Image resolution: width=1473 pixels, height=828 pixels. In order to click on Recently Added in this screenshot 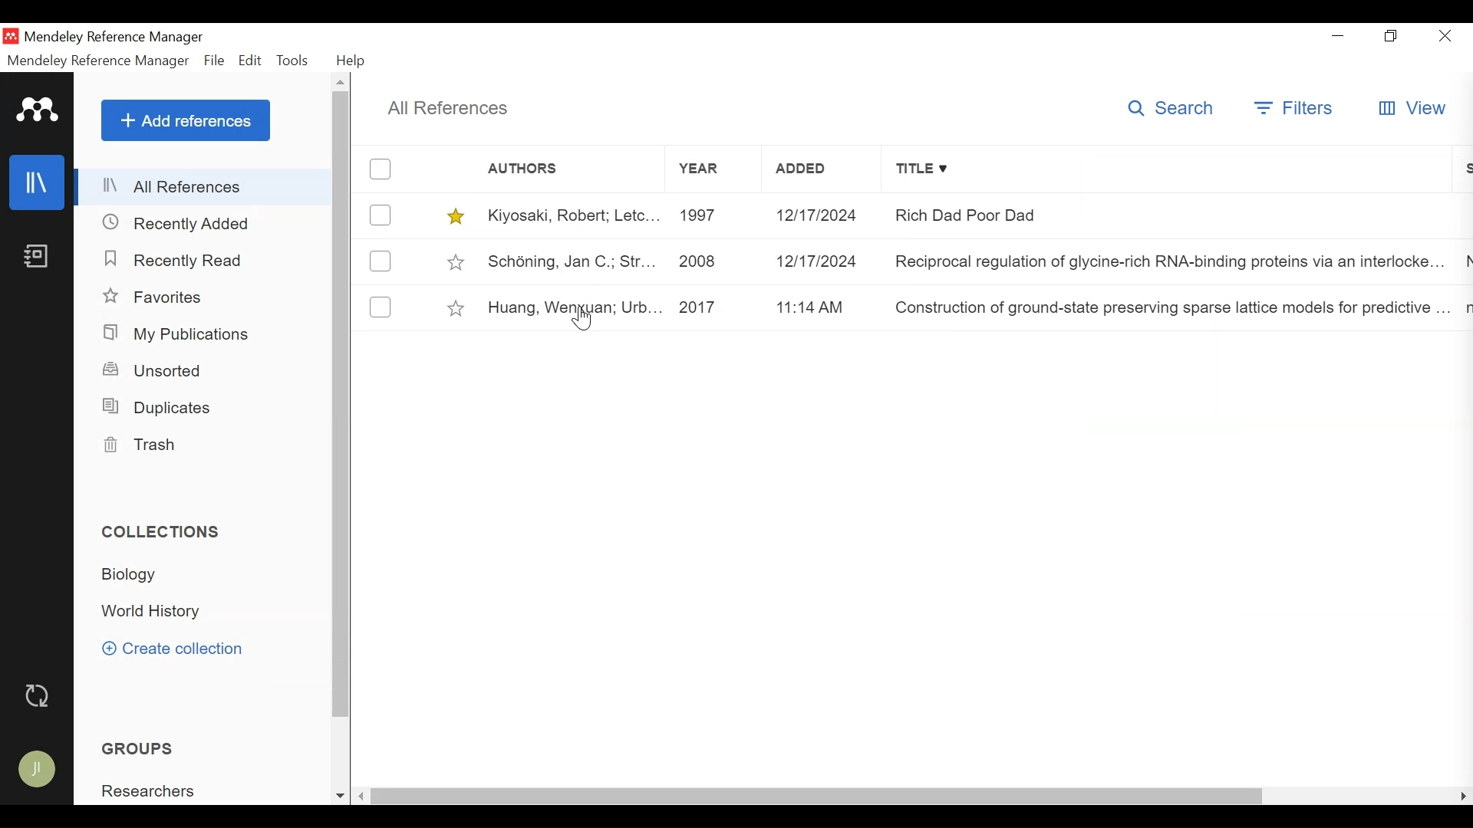, I will do `click(177, 224)`.